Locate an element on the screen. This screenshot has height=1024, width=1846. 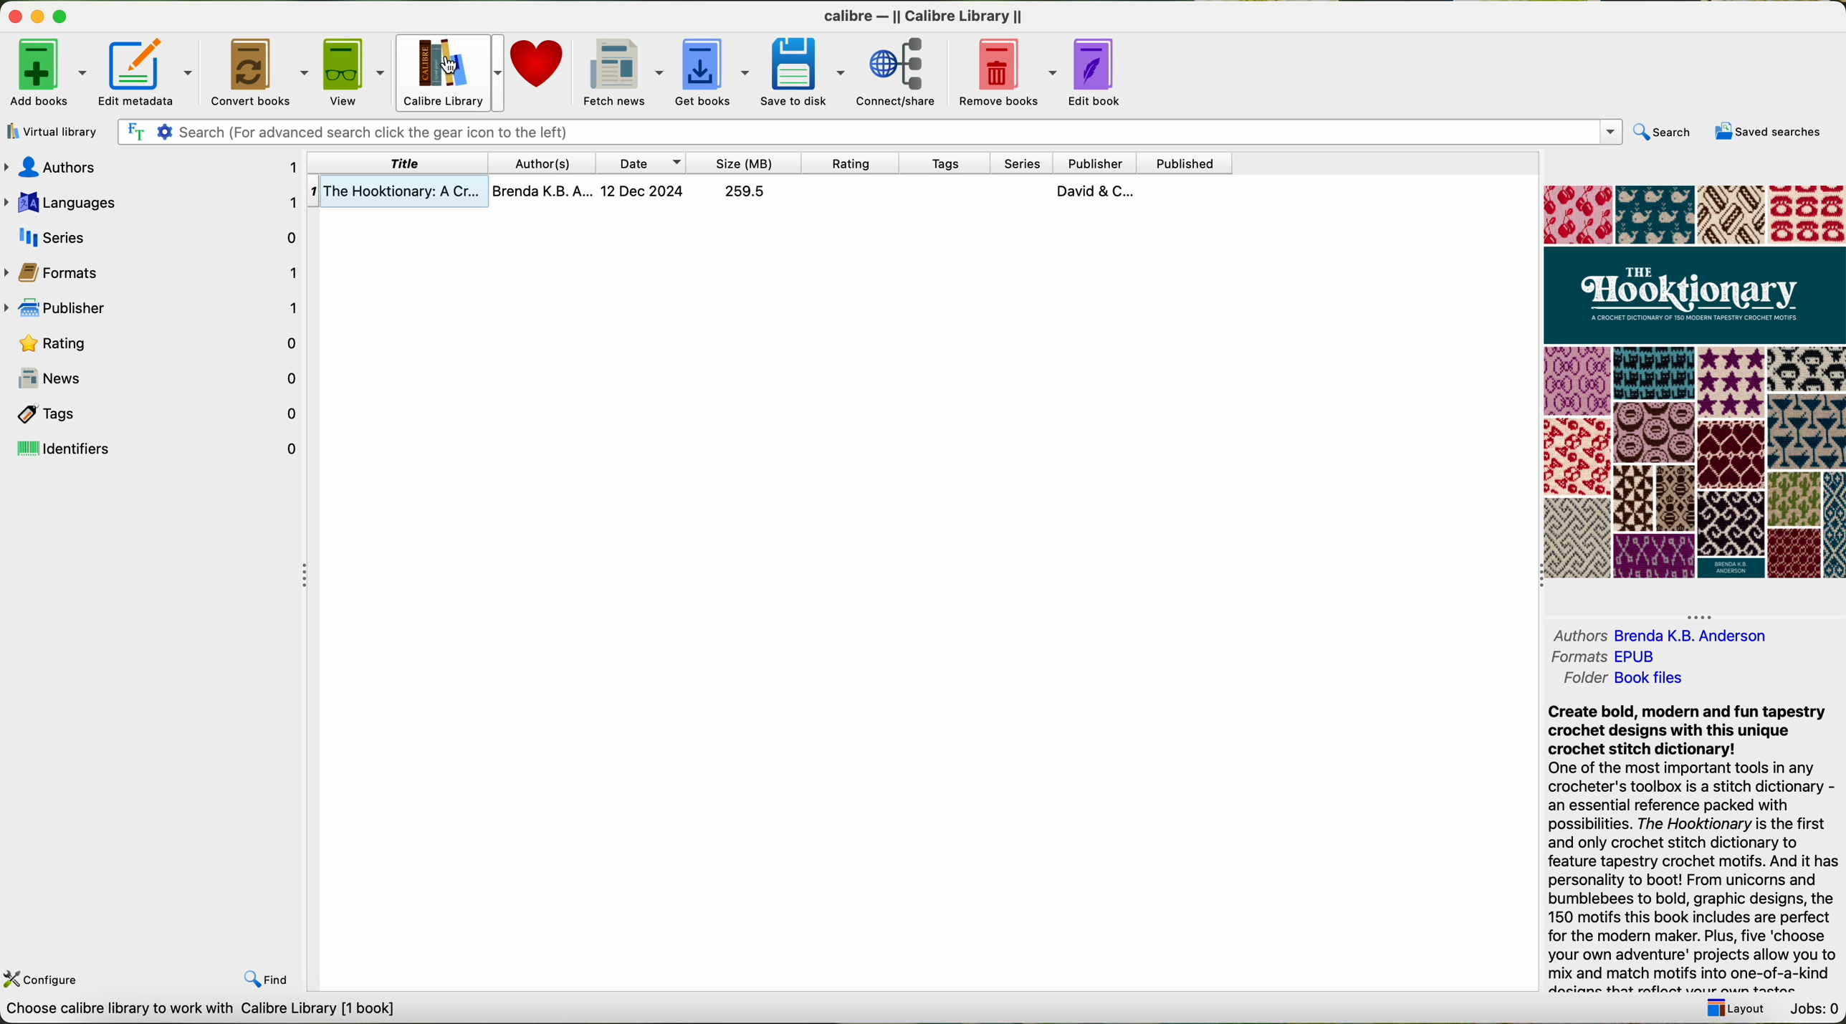
calibre — || Calibre Library || is located at coordinates (922, 14).